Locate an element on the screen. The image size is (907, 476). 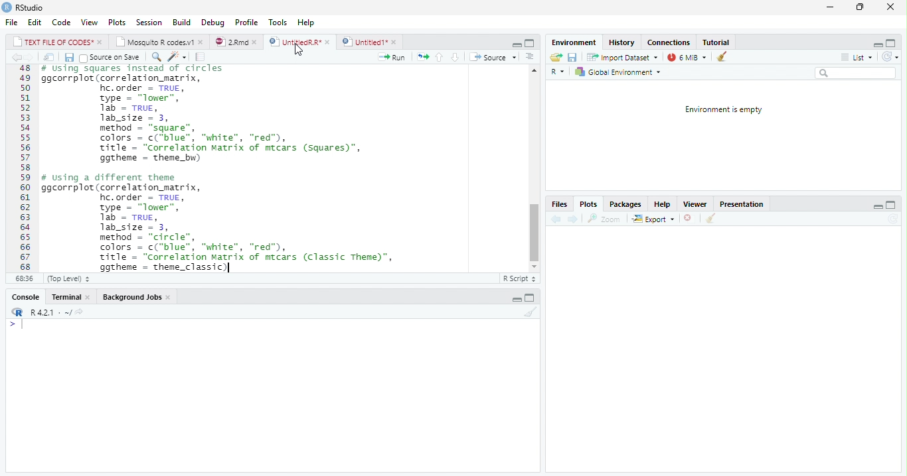
R is located at coordinates (556, 71).